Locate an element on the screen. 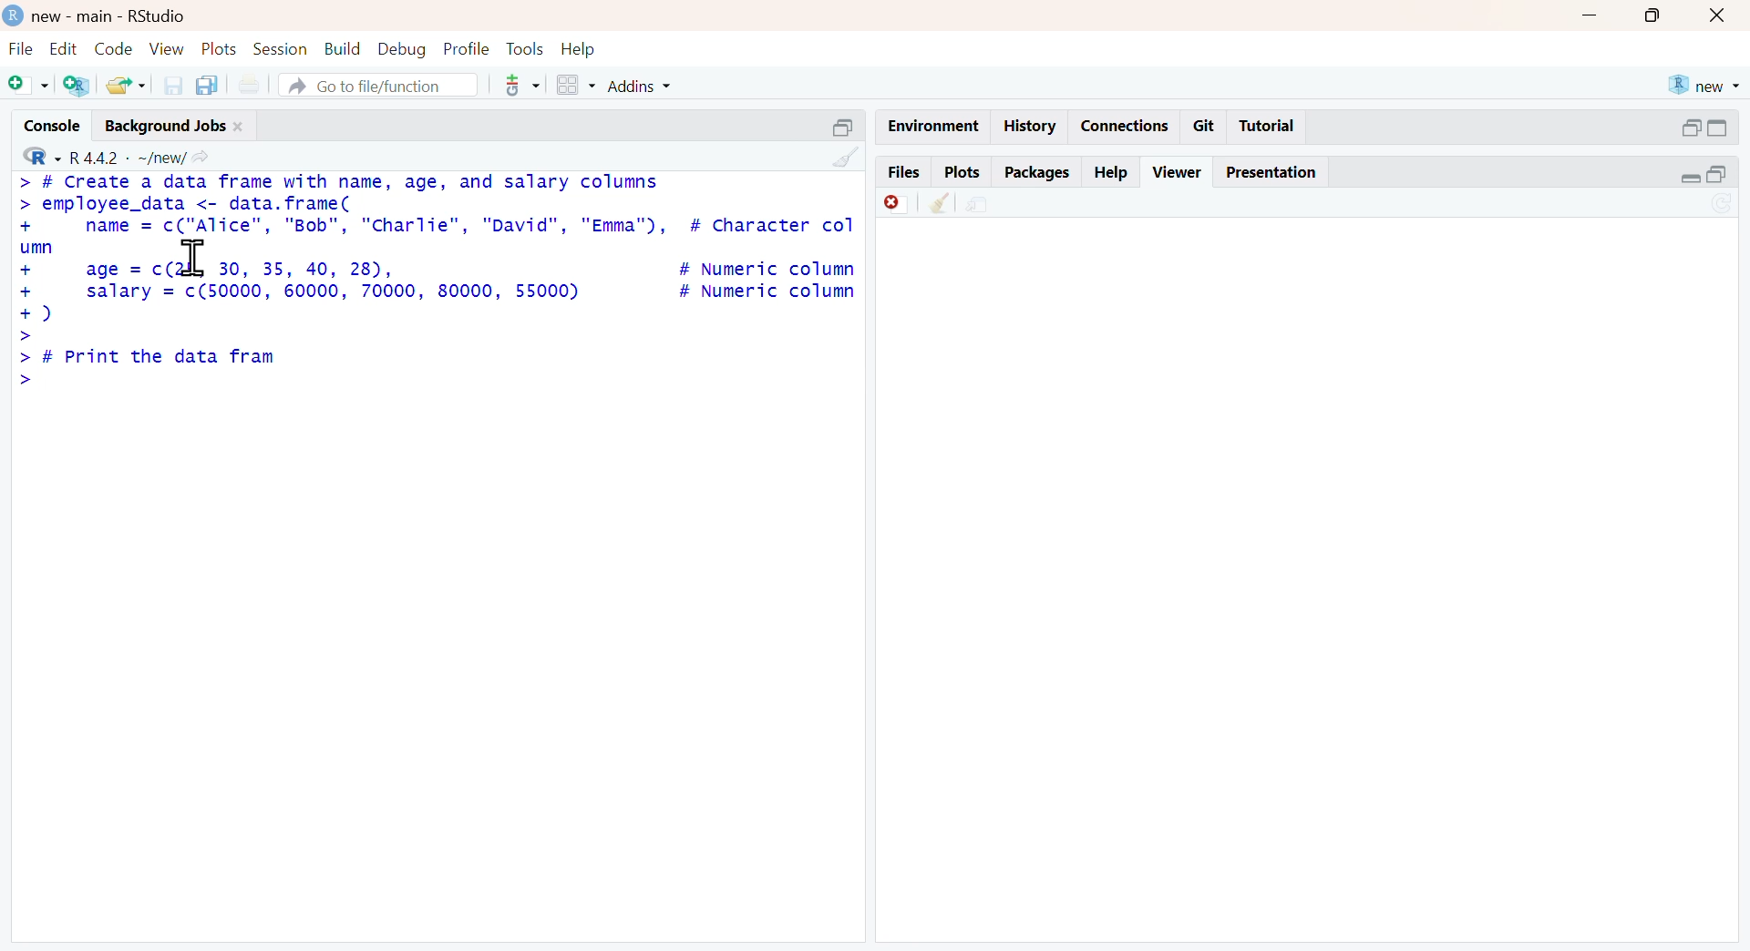 The width and height of the screenshot is (1750, 951). Presentation is located at coordinates (1271, 172).